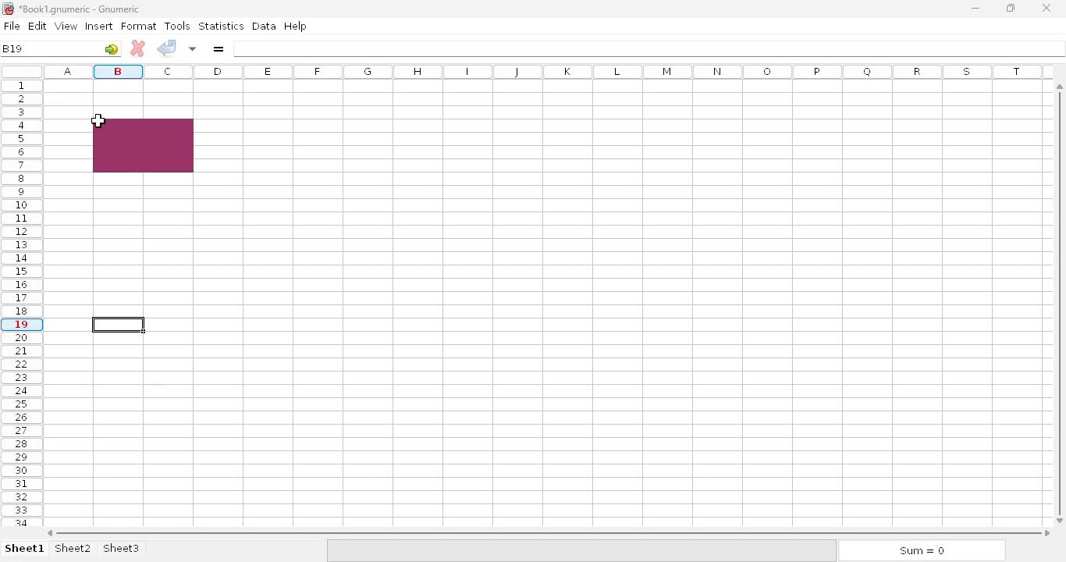  Describe the element at coordinates (98, 120) in the screenshot. I see `cursor` at that location.